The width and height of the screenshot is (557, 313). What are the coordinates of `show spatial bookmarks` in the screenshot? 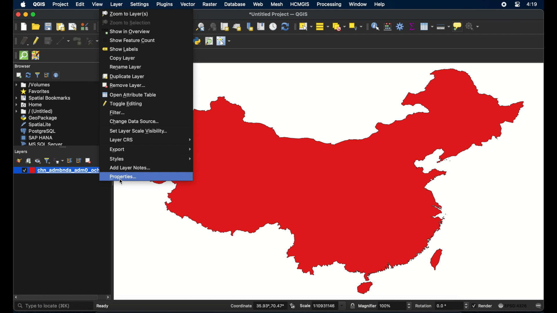 It's located at (261, 27).